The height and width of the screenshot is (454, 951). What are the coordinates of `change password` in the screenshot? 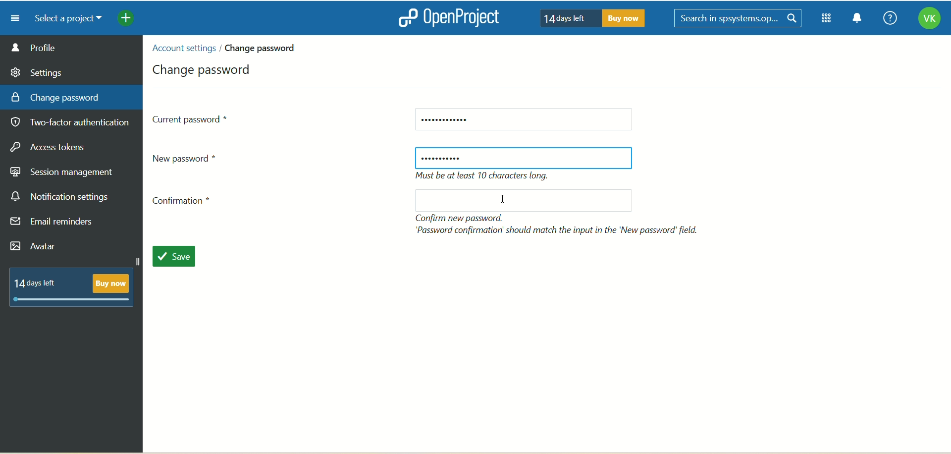 It's located at (55, 97).